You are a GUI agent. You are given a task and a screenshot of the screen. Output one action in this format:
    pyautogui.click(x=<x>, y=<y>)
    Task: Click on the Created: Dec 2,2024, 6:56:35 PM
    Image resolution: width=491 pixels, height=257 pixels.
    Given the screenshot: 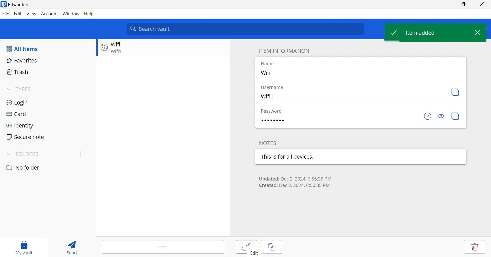 What is the action you would take?
    pyautogui.click(x=294, y=186)
    